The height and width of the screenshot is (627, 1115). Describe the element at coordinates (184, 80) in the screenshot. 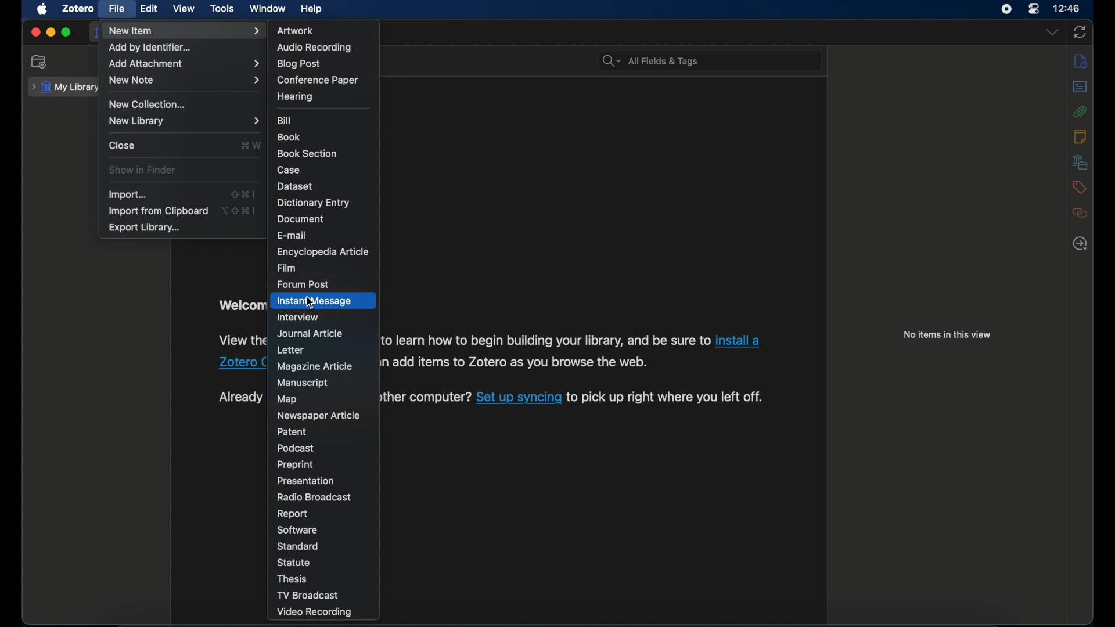

I see `new note` at that location.